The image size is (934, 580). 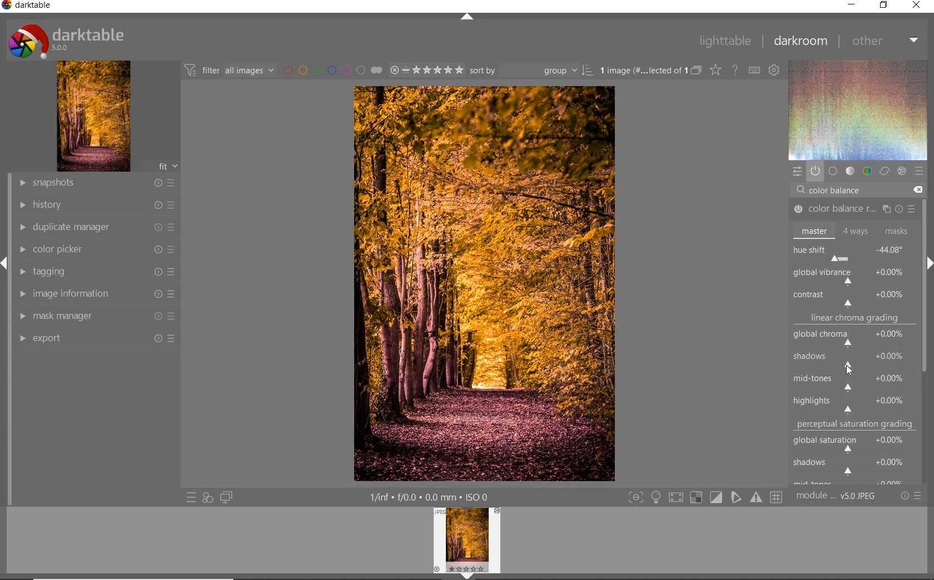 I want to click on highlights, so click(x=856, y=402).